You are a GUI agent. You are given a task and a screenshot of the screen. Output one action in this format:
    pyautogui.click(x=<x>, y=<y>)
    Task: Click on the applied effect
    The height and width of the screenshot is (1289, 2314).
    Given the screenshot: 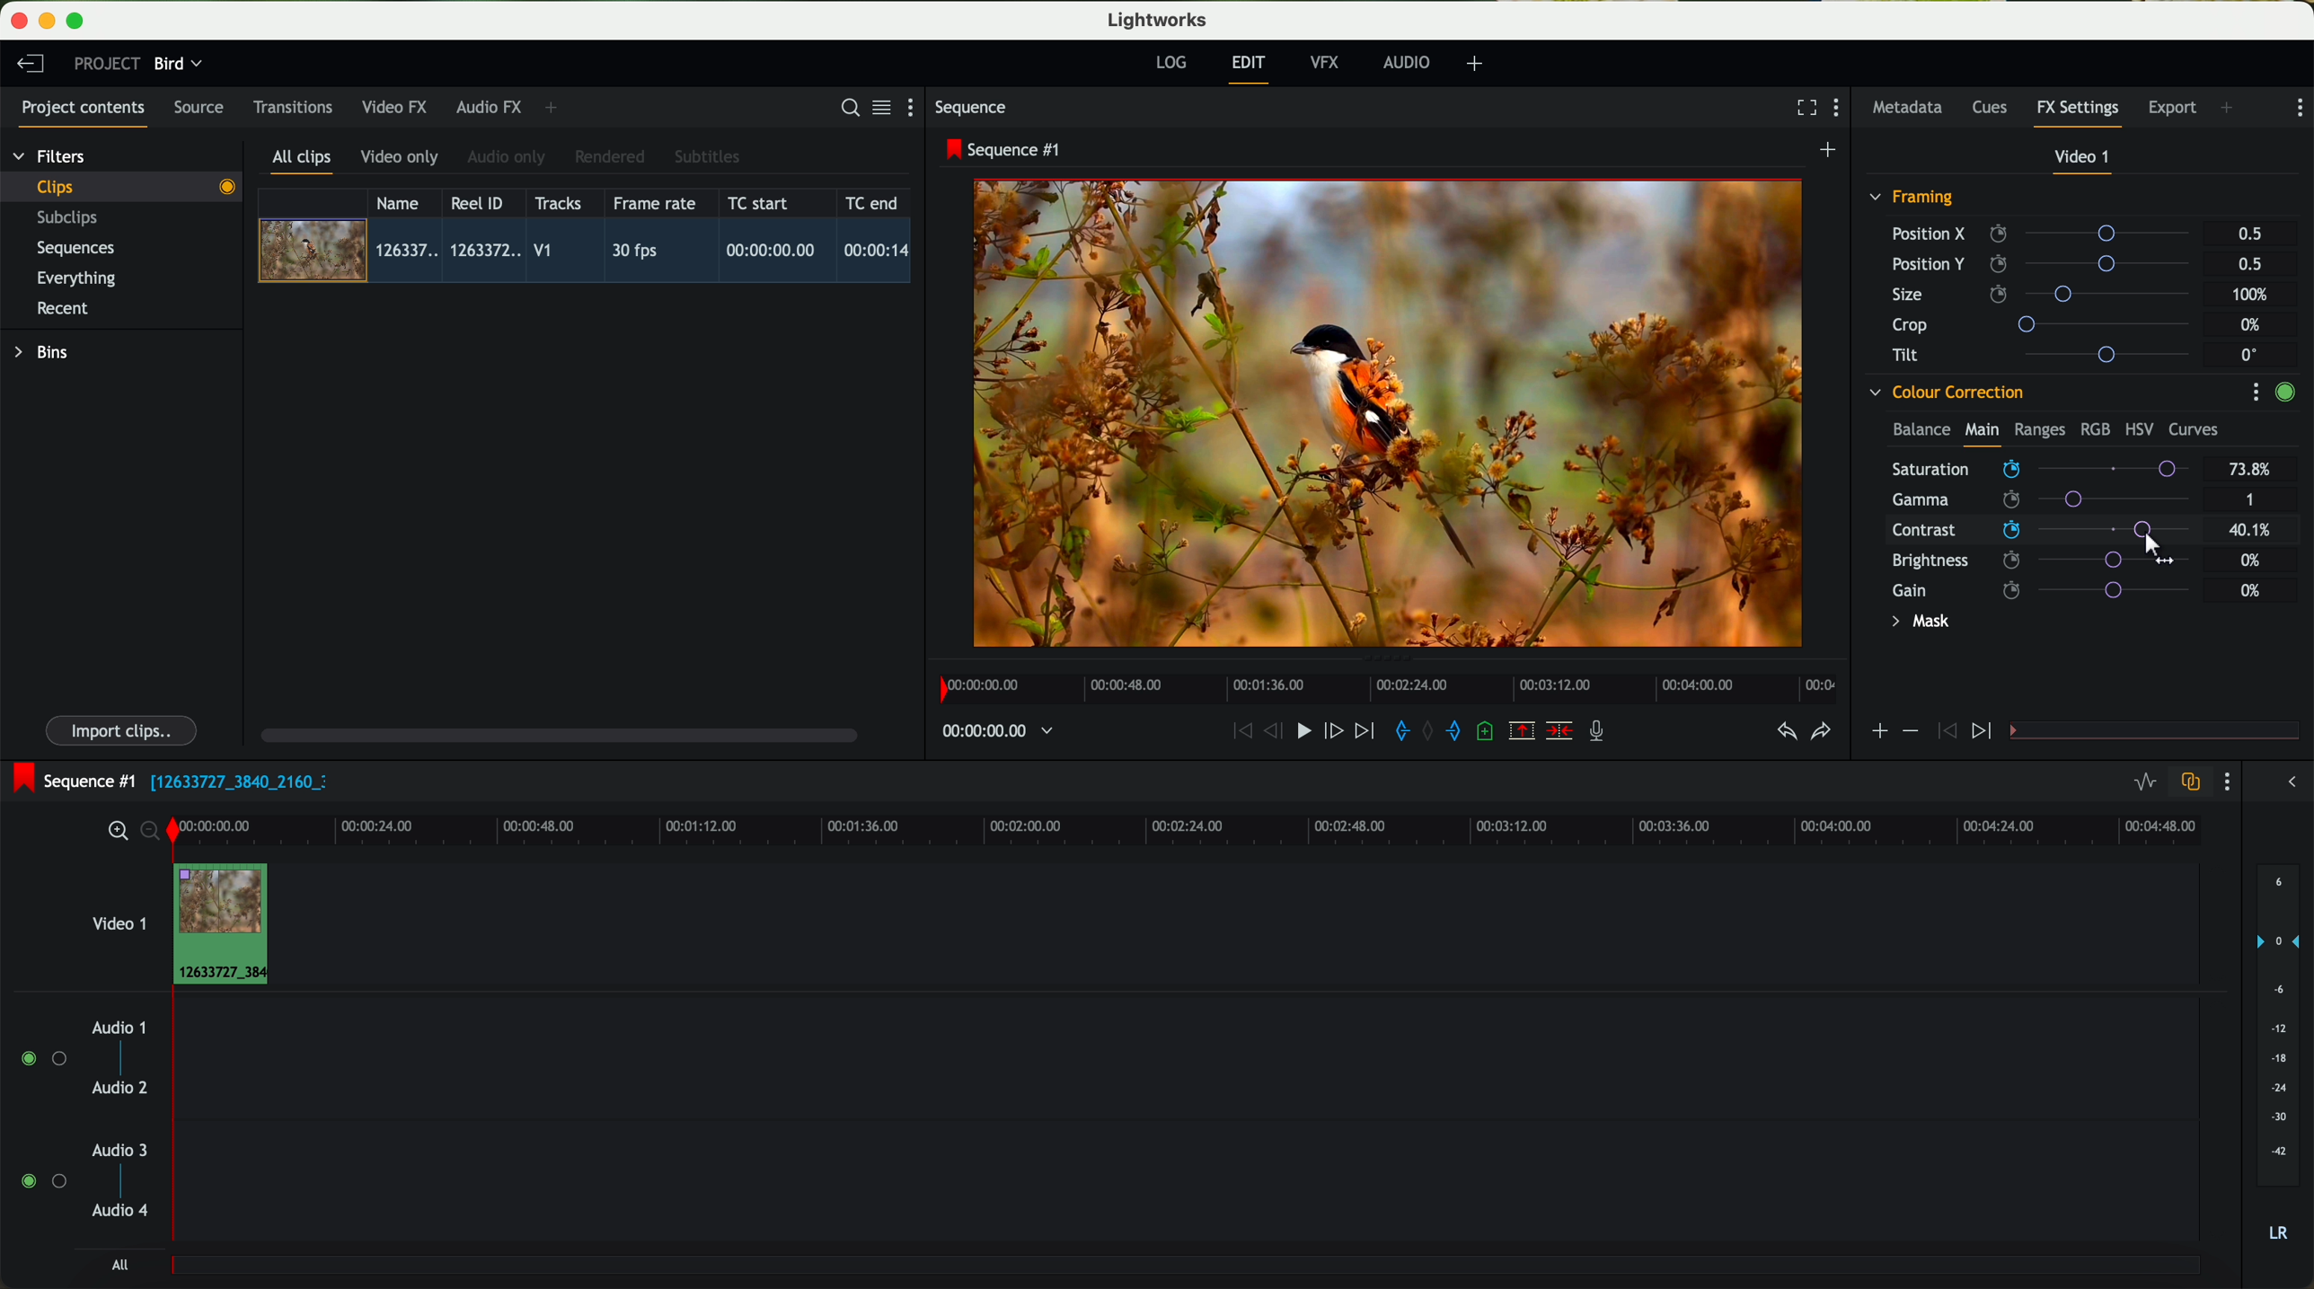 What is the action you would take?
    pyautogui.click(x=1391, y=413)
    